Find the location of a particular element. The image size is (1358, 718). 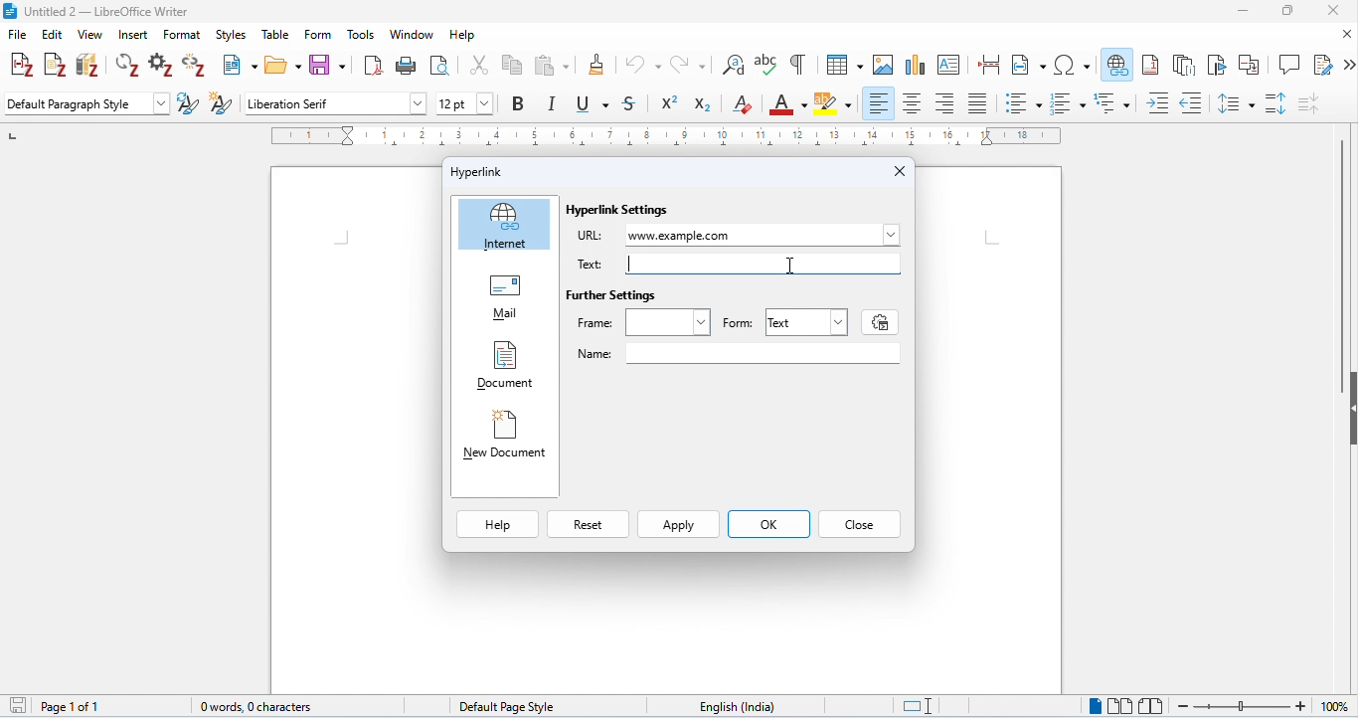

toggle formatting marks is located at coordinates (798, 64).